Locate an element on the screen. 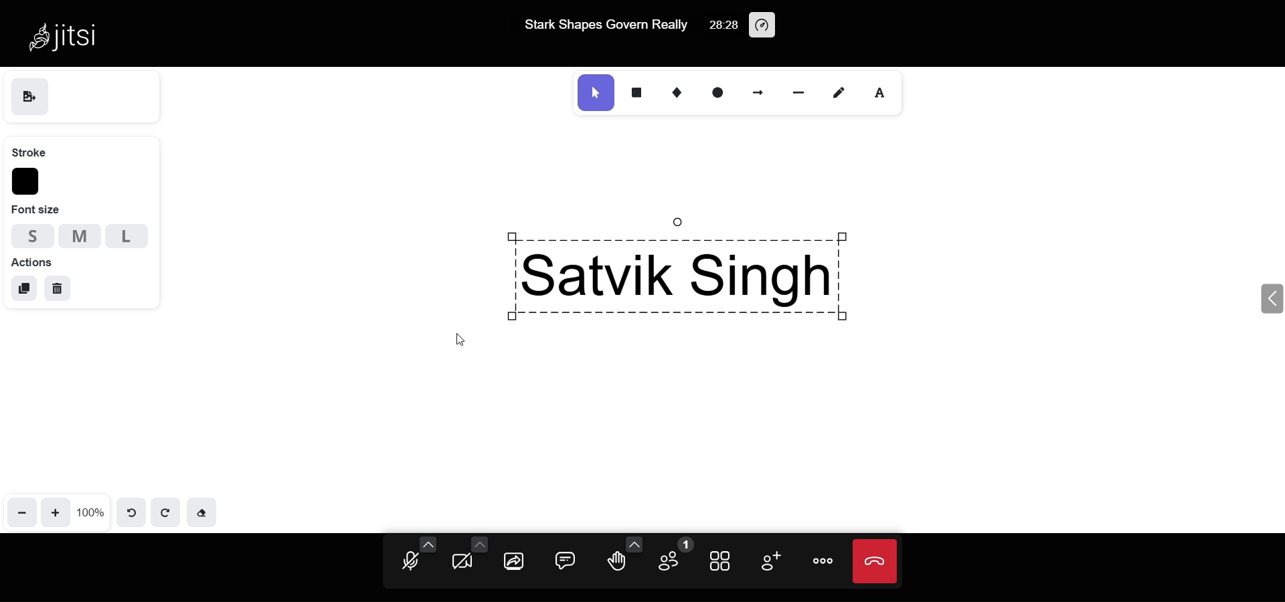 The height and width of the screenshot is (602, 1285). expand is located at coordinates (1269, 298).